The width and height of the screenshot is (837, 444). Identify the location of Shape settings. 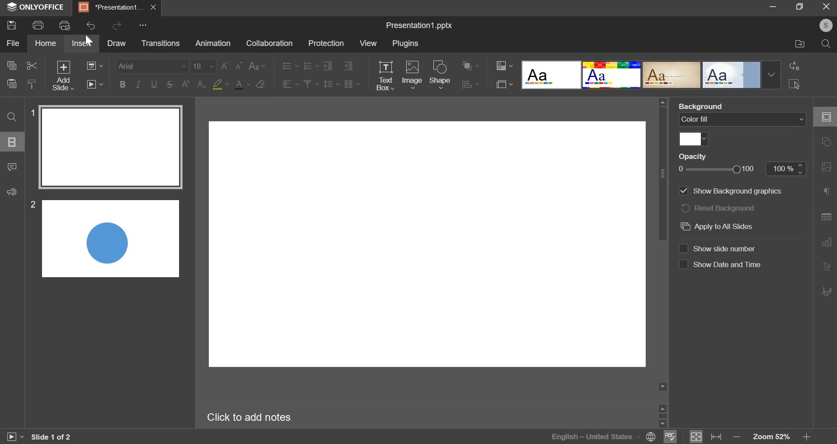
(826, 141).